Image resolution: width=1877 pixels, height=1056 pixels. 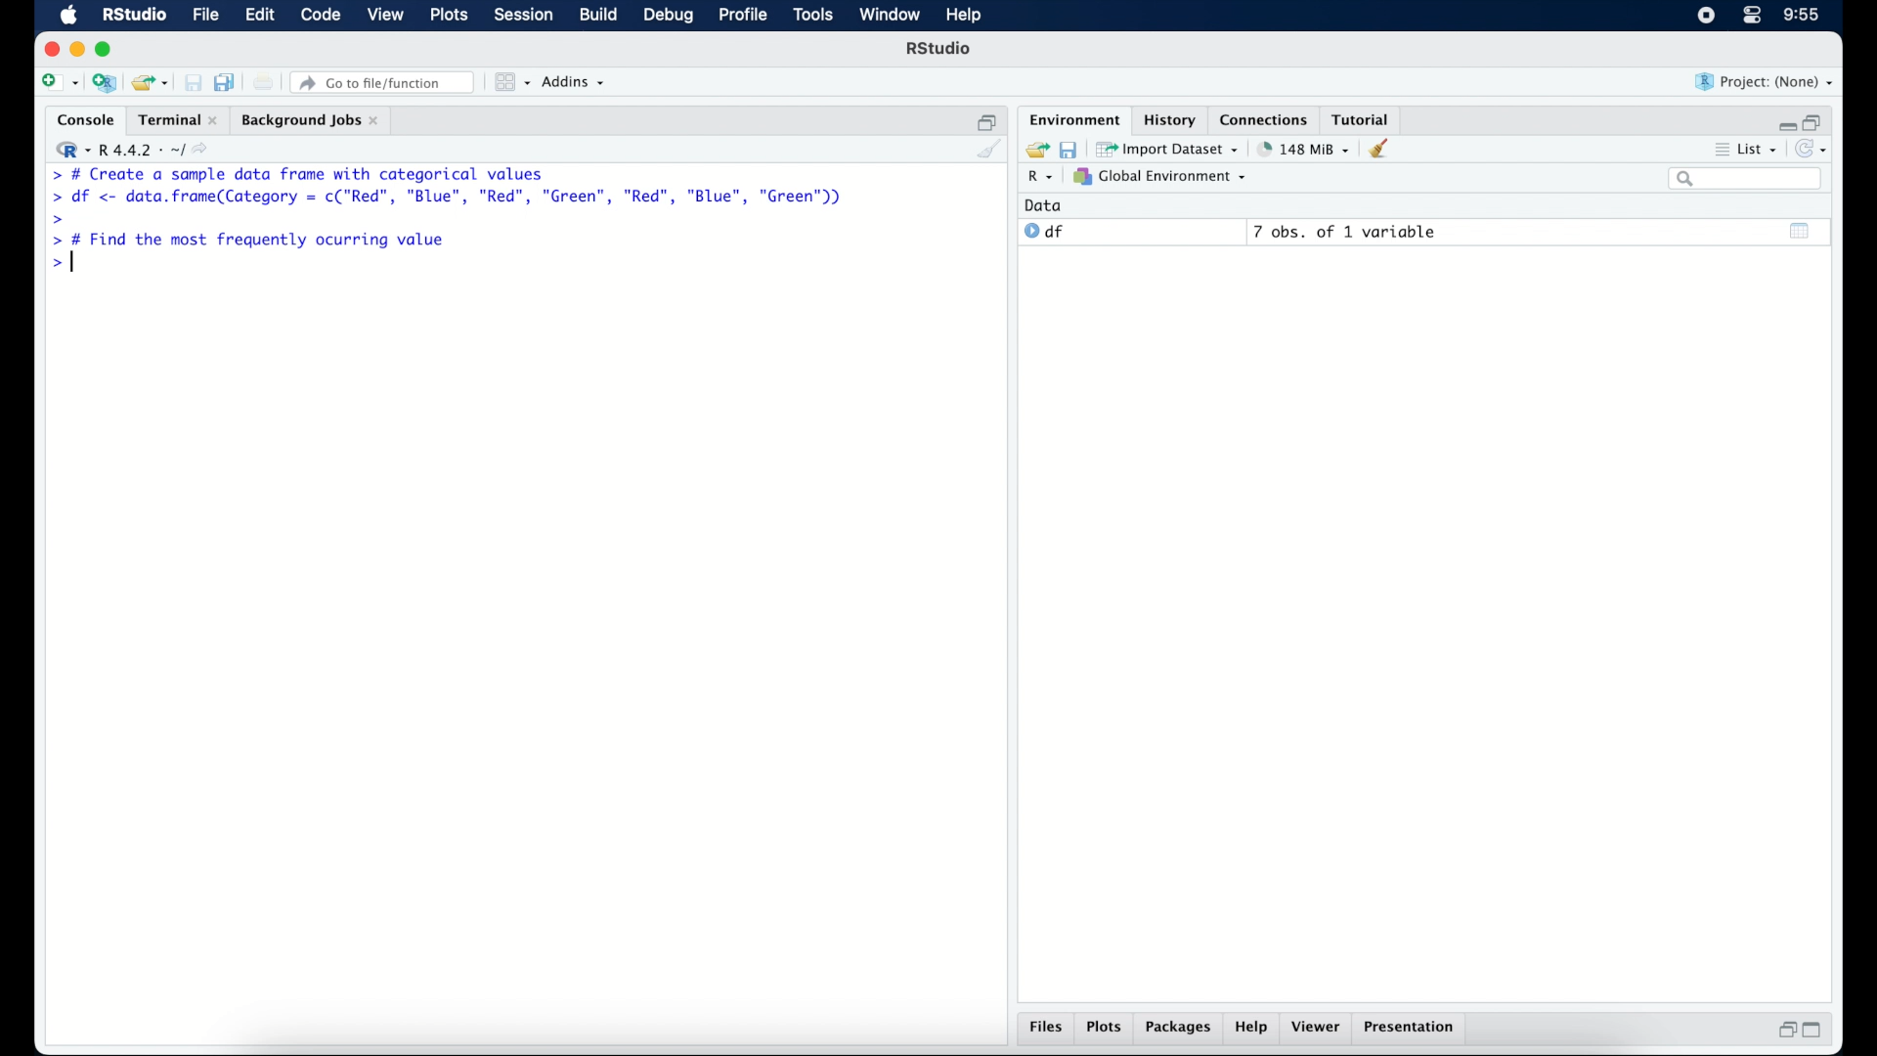 What do you see at coordinates (1802, 234) in the screenshot?
I see `show output window` at bounding box center [1802, 234].